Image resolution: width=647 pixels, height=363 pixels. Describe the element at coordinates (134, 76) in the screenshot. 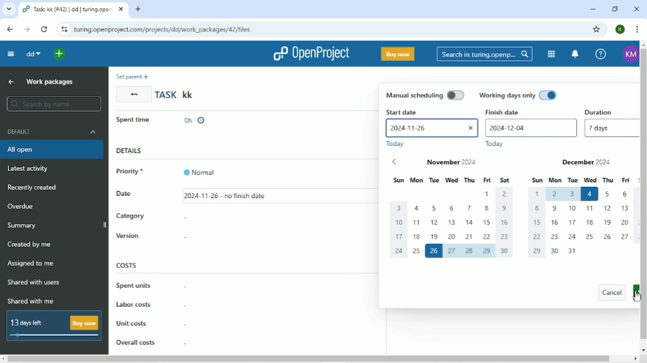

I see `Set parent` at that location.